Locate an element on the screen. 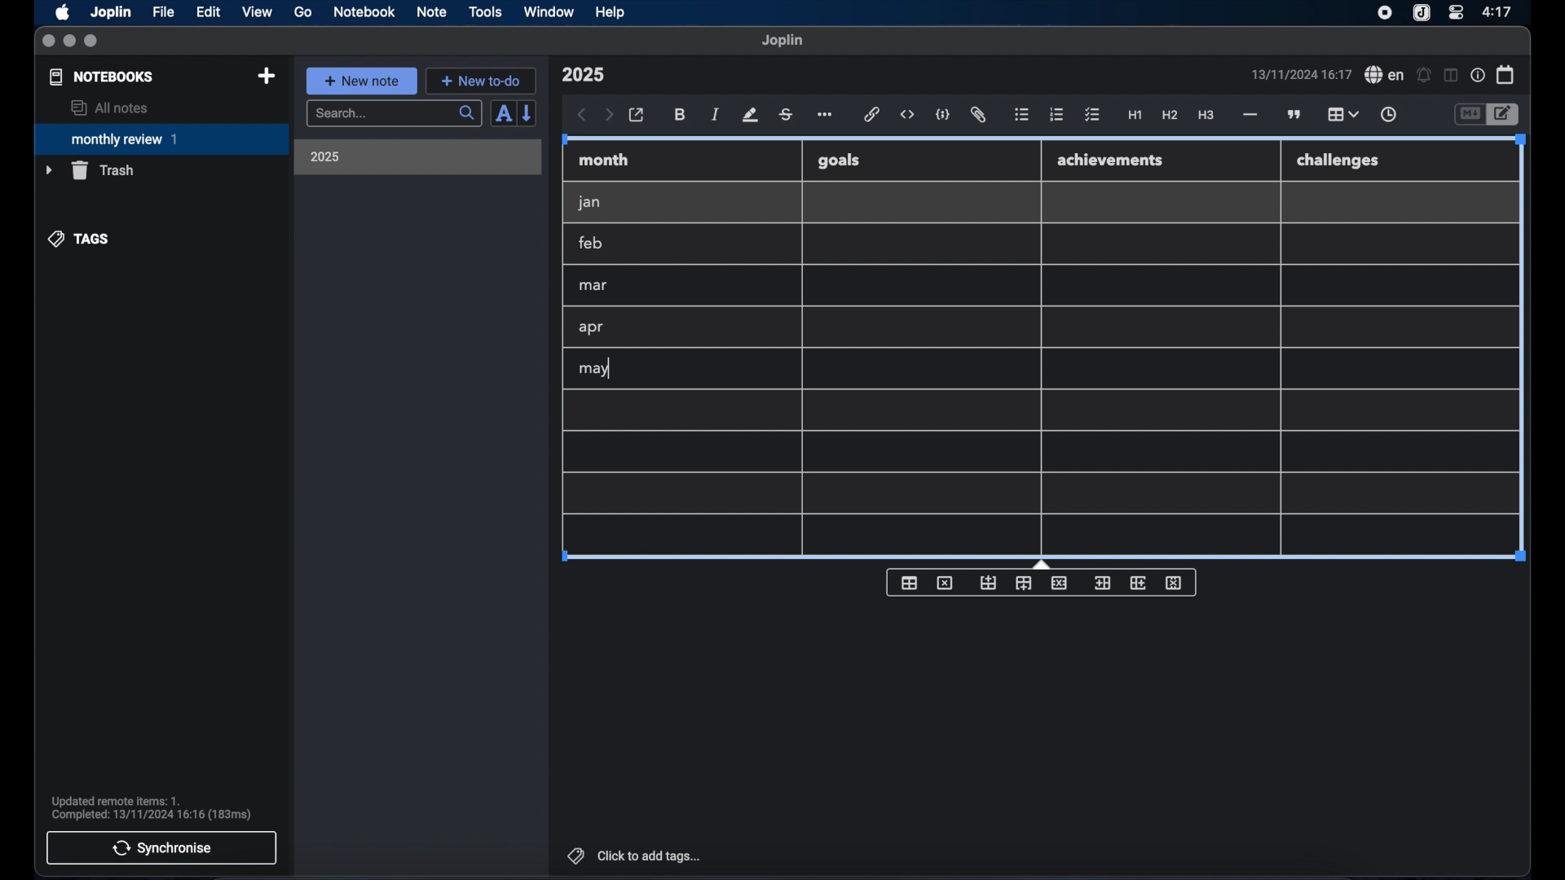 Image resolution: width=1565 pixels, height=880 pixels. hyperlink is located at coordinates (872, 114).